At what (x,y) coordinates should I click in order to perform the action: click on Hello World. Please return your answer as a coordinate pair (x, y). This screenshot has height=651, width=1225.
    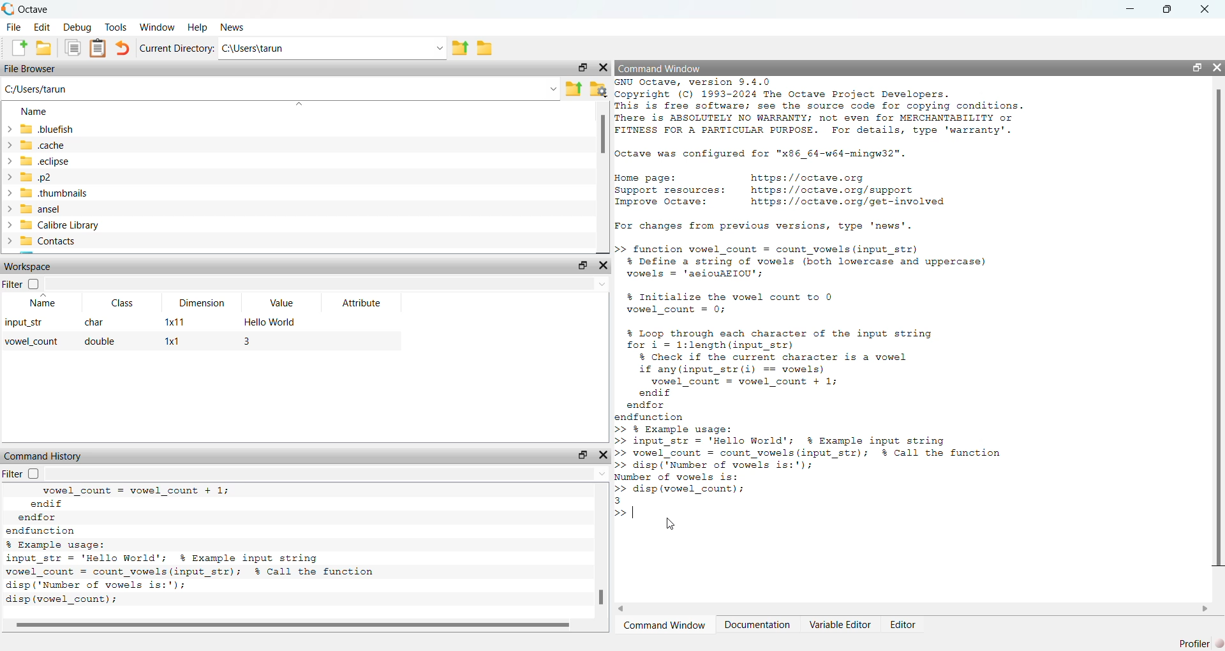
    Looking at the image, I should click on (272, 322).